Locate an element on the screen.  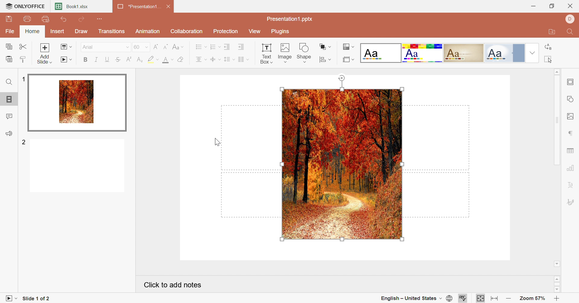
Click to add notes is located at coordinates (173, 284).